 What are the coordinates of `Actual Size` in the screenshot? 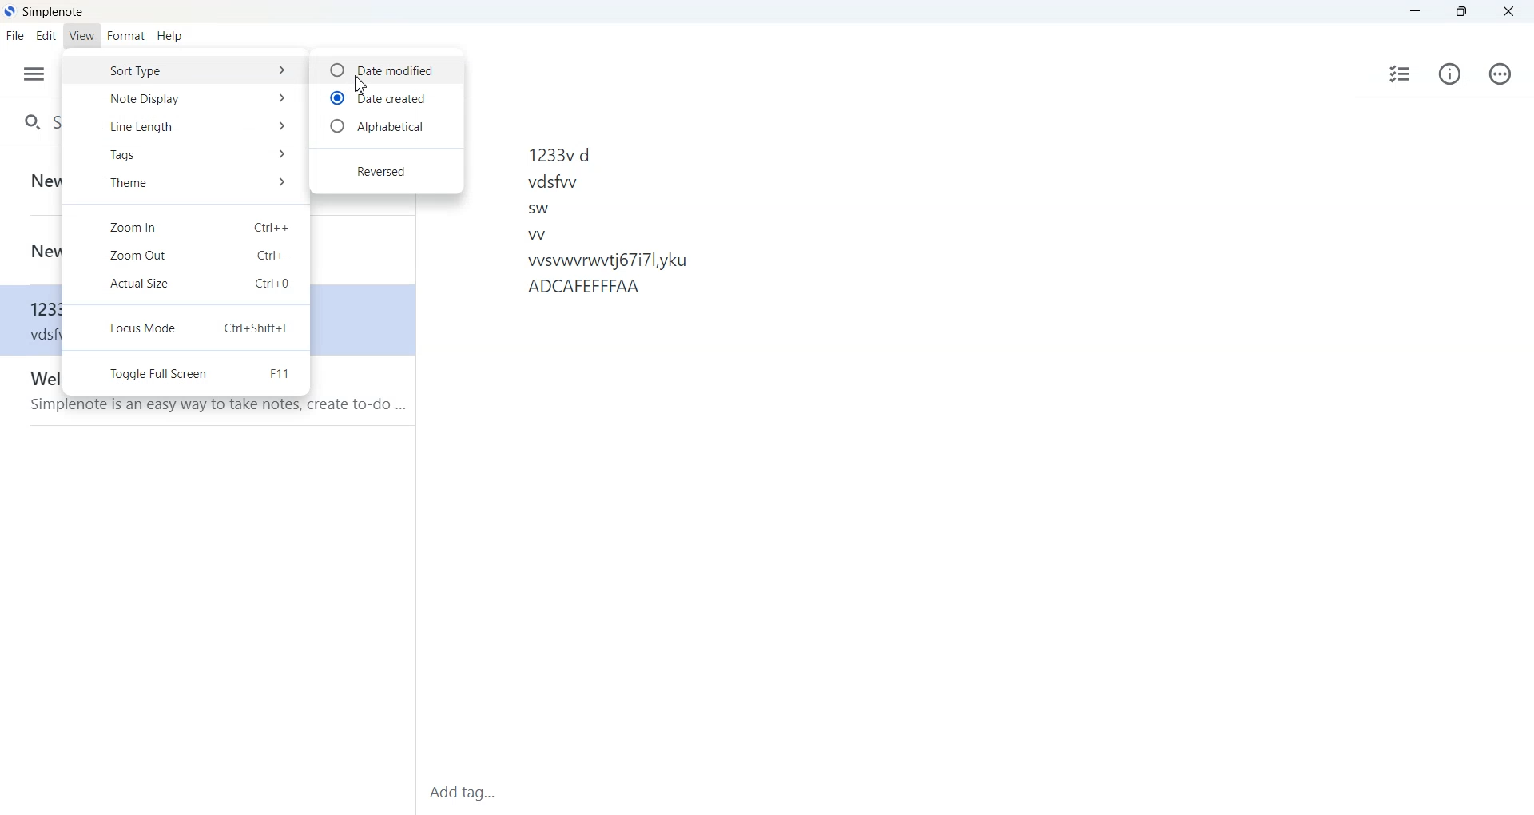 It's located at (186, 284).